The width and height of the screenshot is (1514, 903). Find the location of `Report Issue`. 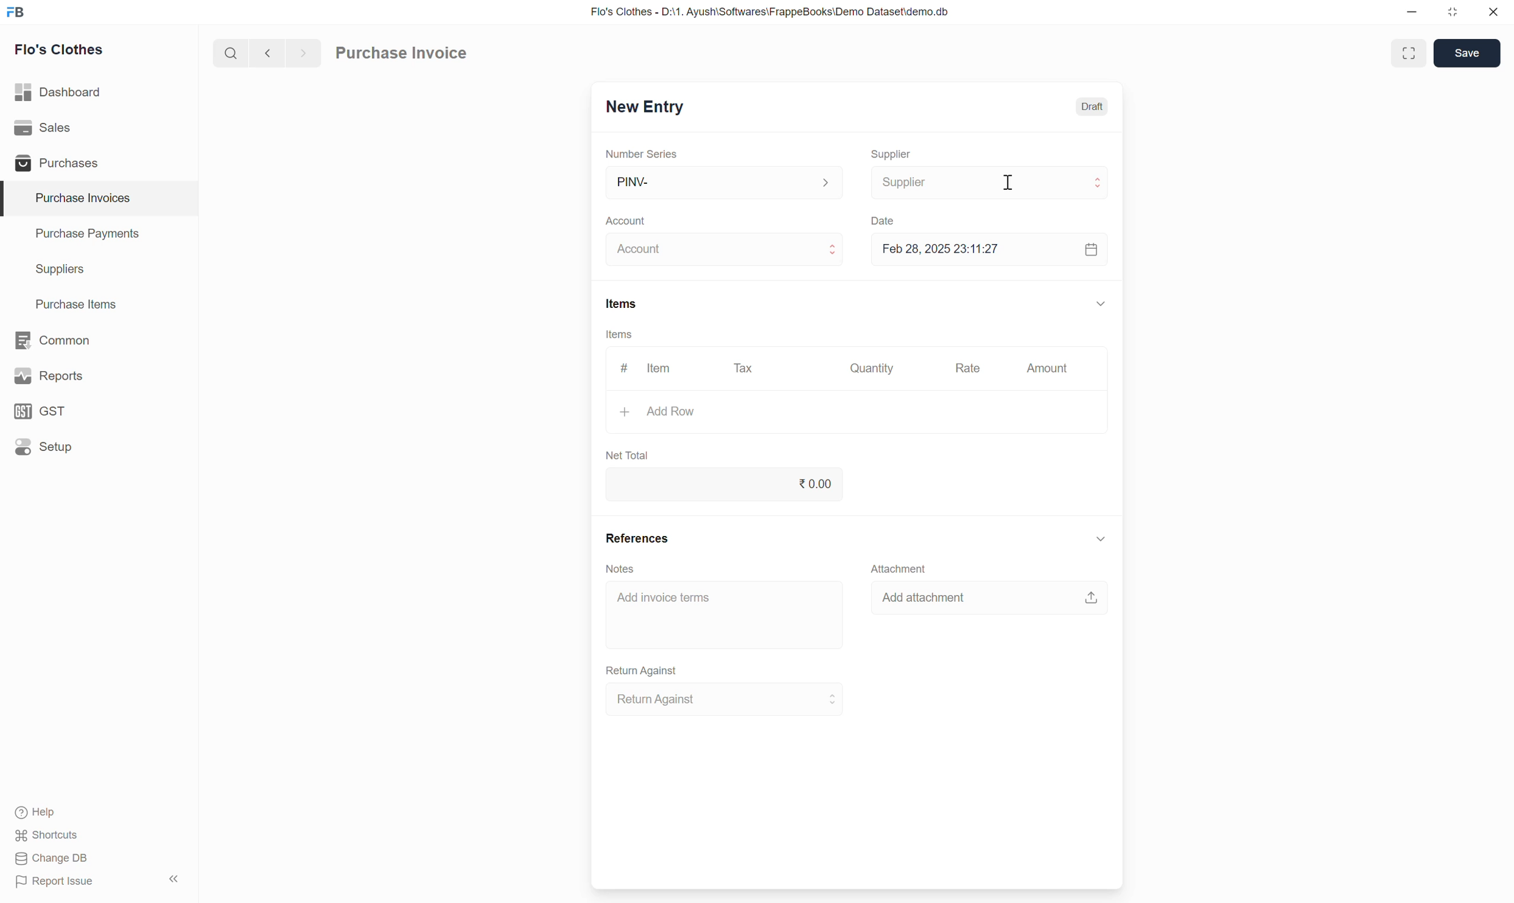

Report Issue is located at coordinates (55, 882).